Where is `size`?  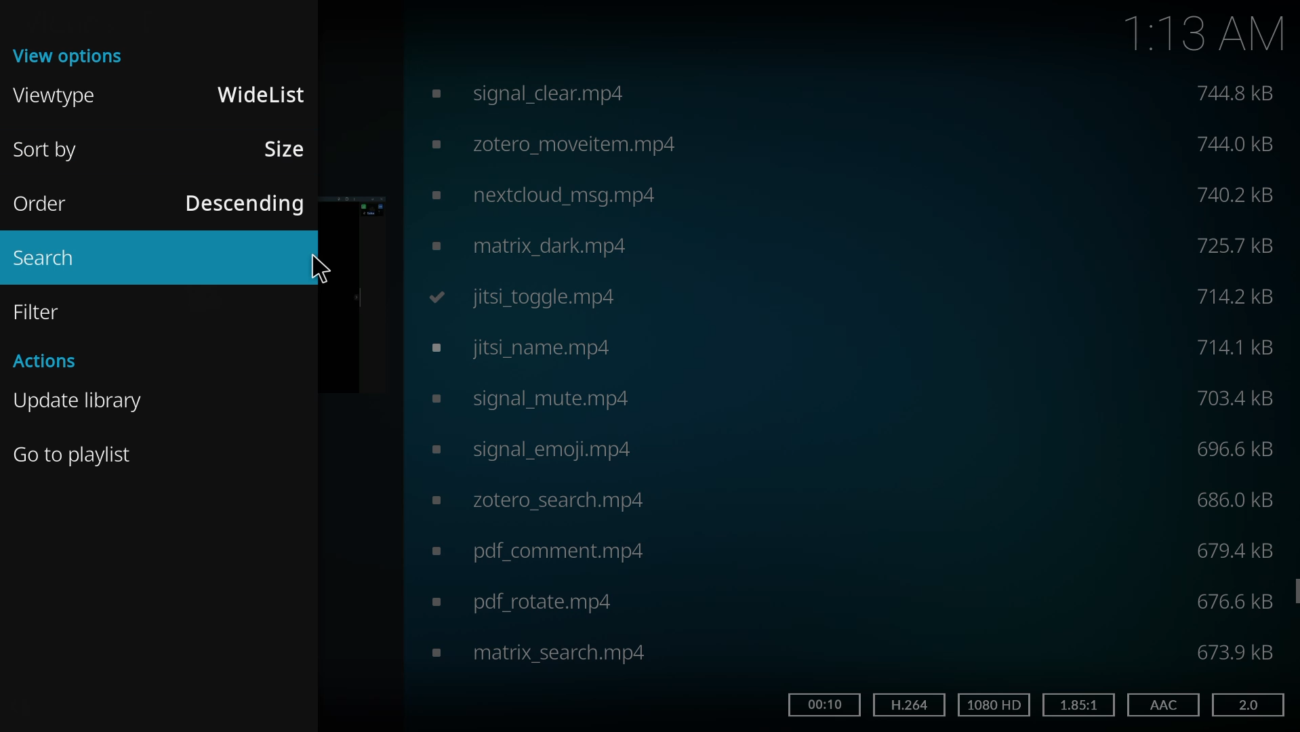
size is located at coordinates (1237, 94).